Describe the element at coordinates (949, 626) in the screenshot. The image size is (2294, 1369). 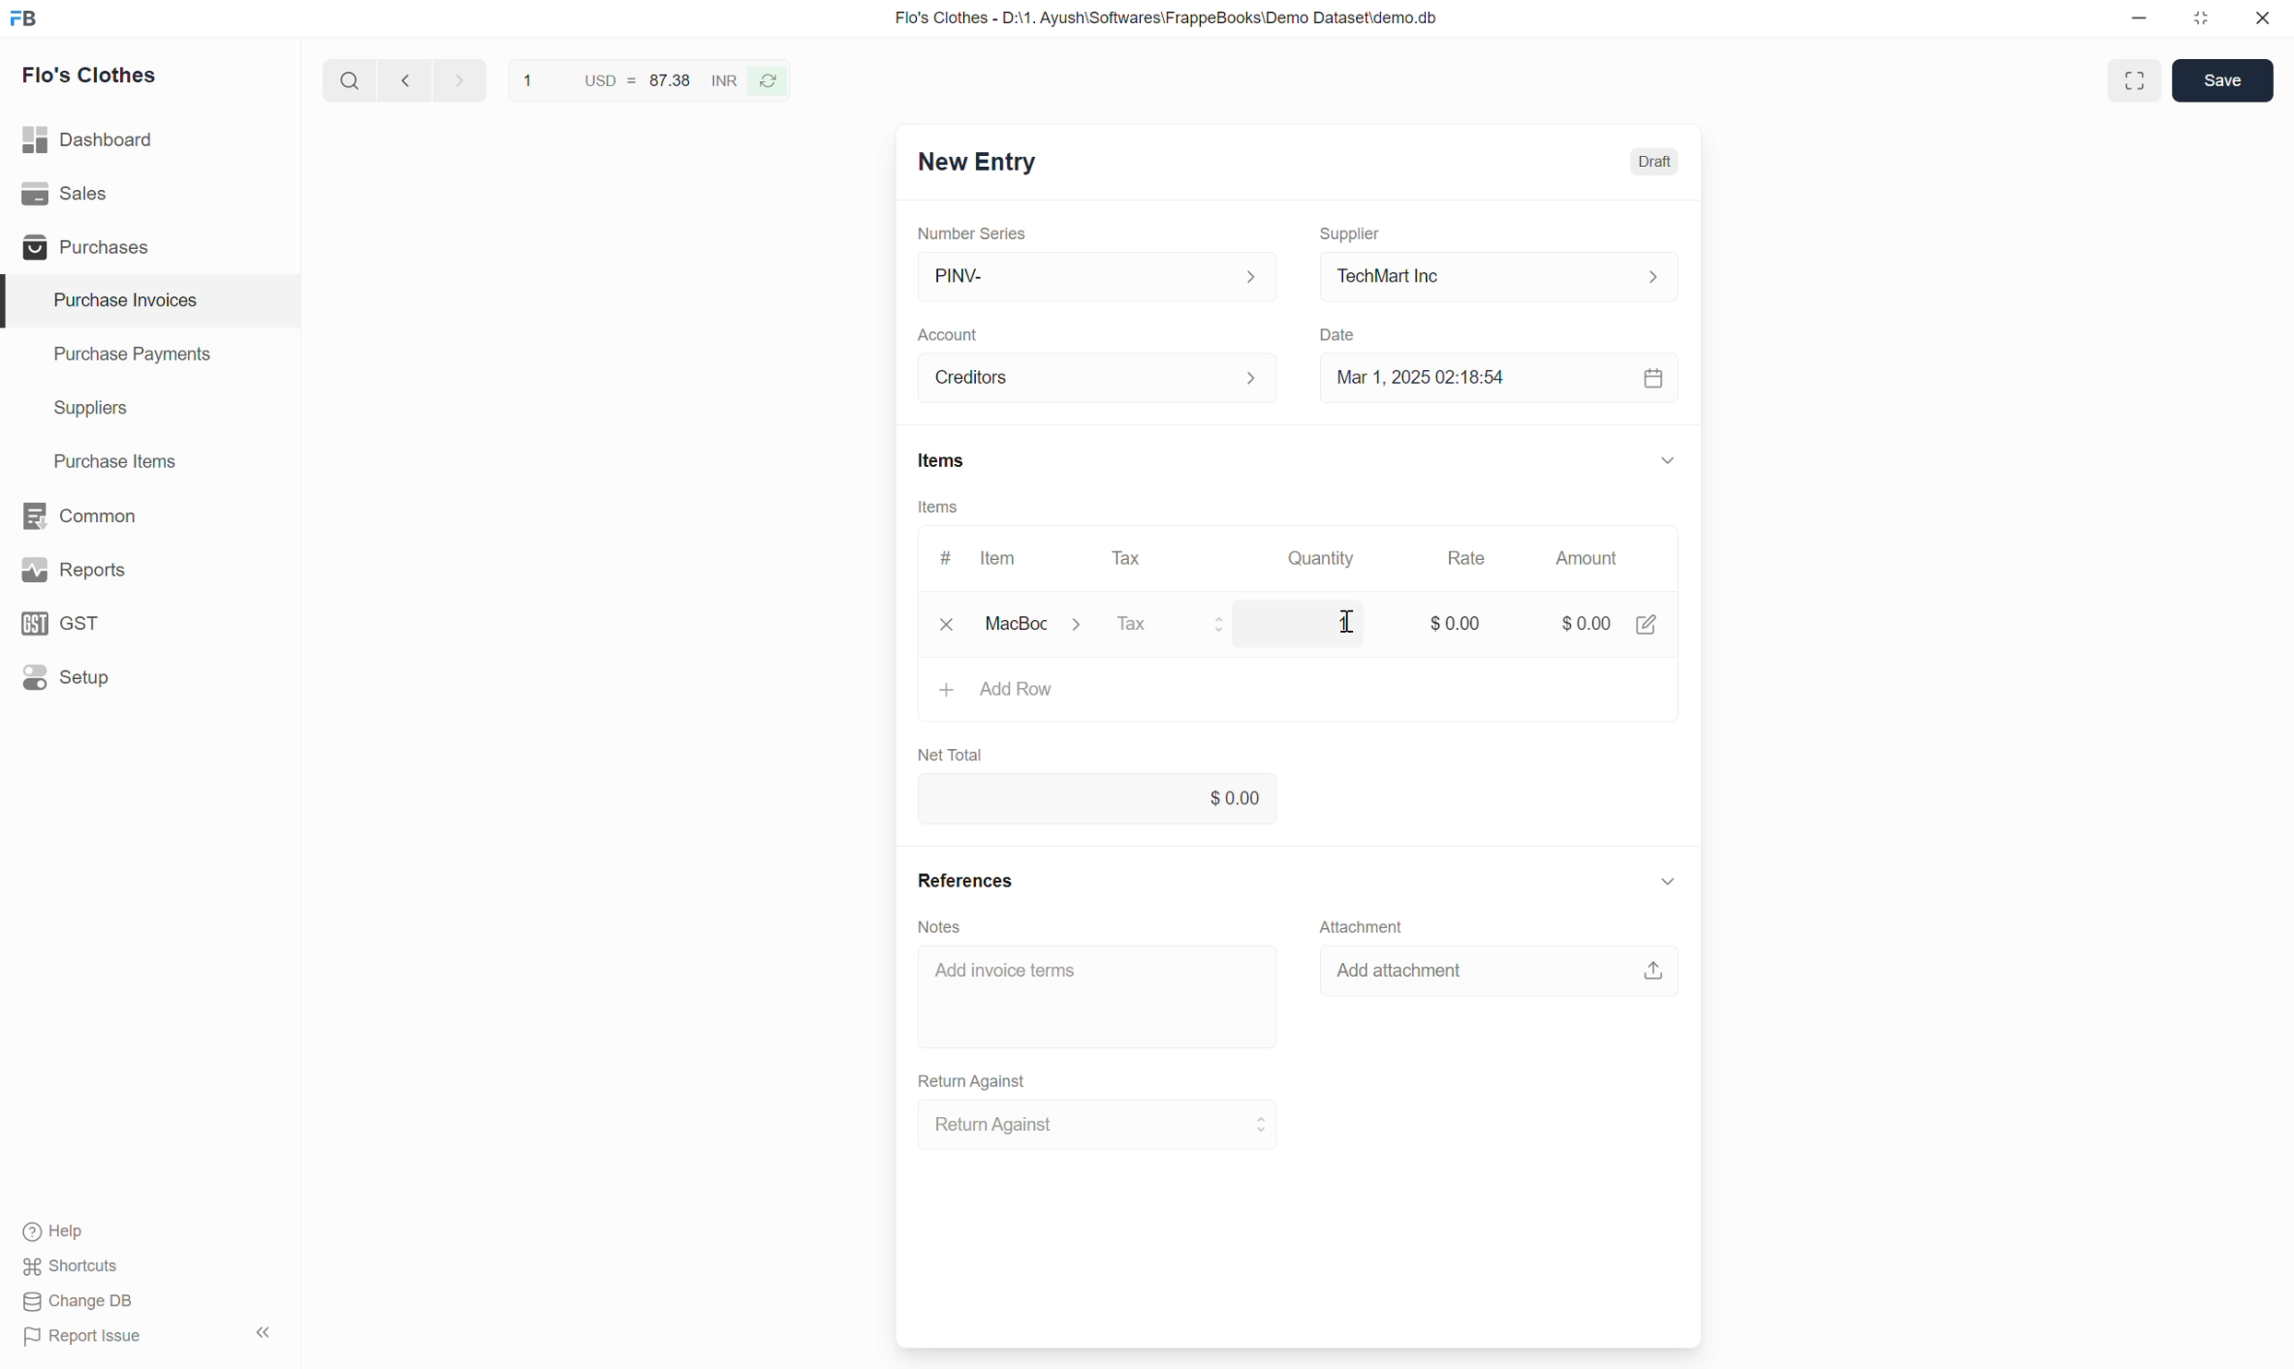
I see `clear/remove input` at that location.